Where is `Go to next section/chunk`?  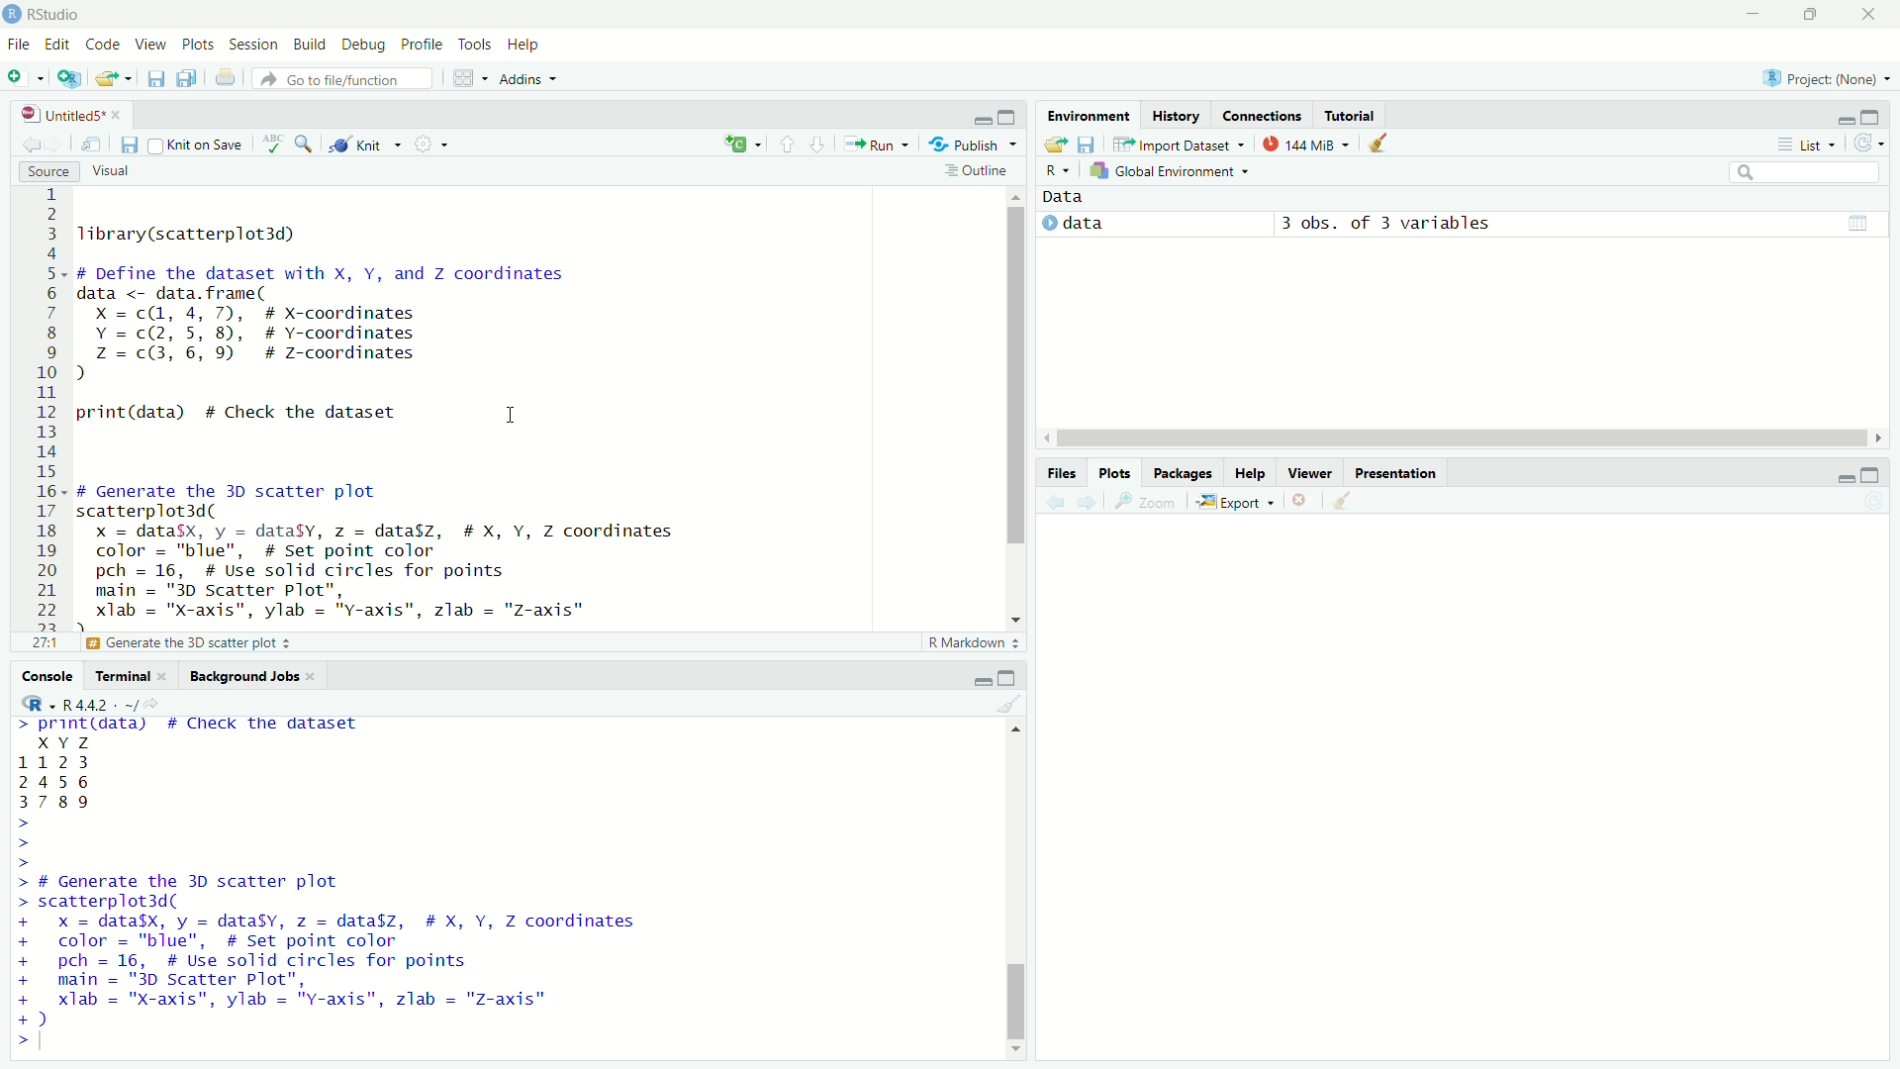 Go to next section/chunk is located at coordinates (821, 144).